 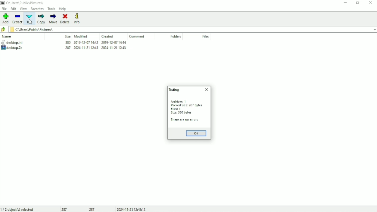 What do you see at coordinates (13, 9) in the screenshot?
I see `Edit` at bounding box center [13, 9].